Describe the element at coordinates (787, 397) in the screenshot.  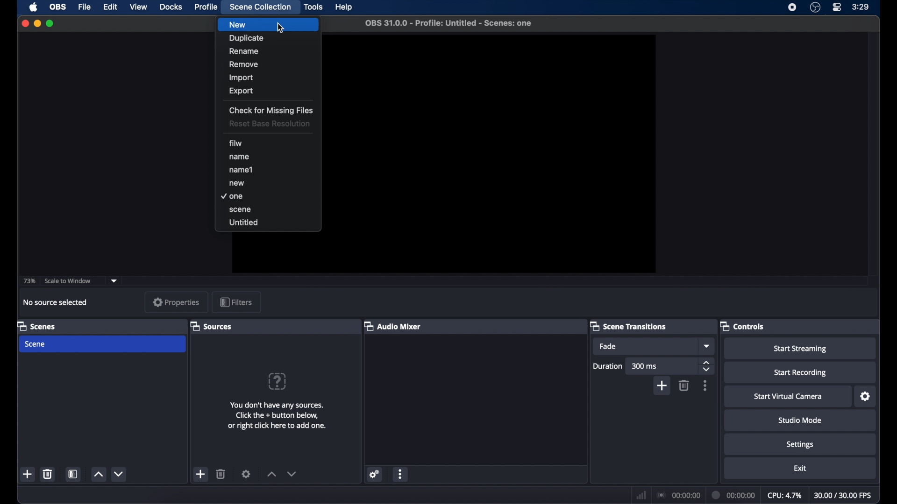
I see `start virtual camera` at that location.